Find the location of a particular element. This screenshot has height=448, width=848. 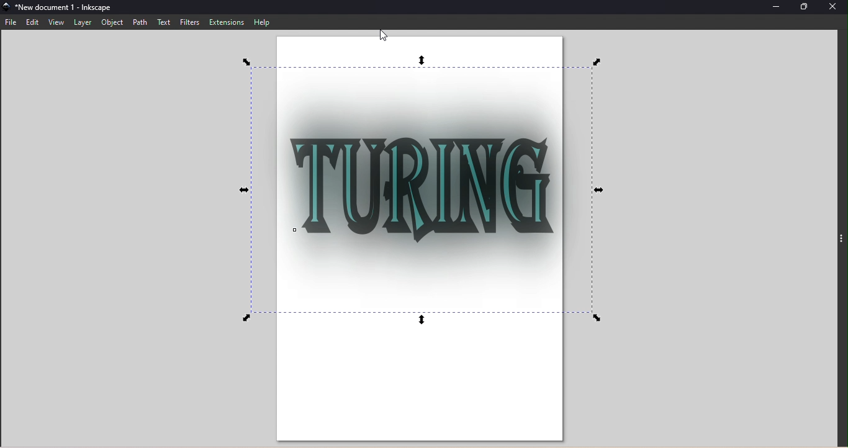

Extensions is located at coordinates (227, 22).